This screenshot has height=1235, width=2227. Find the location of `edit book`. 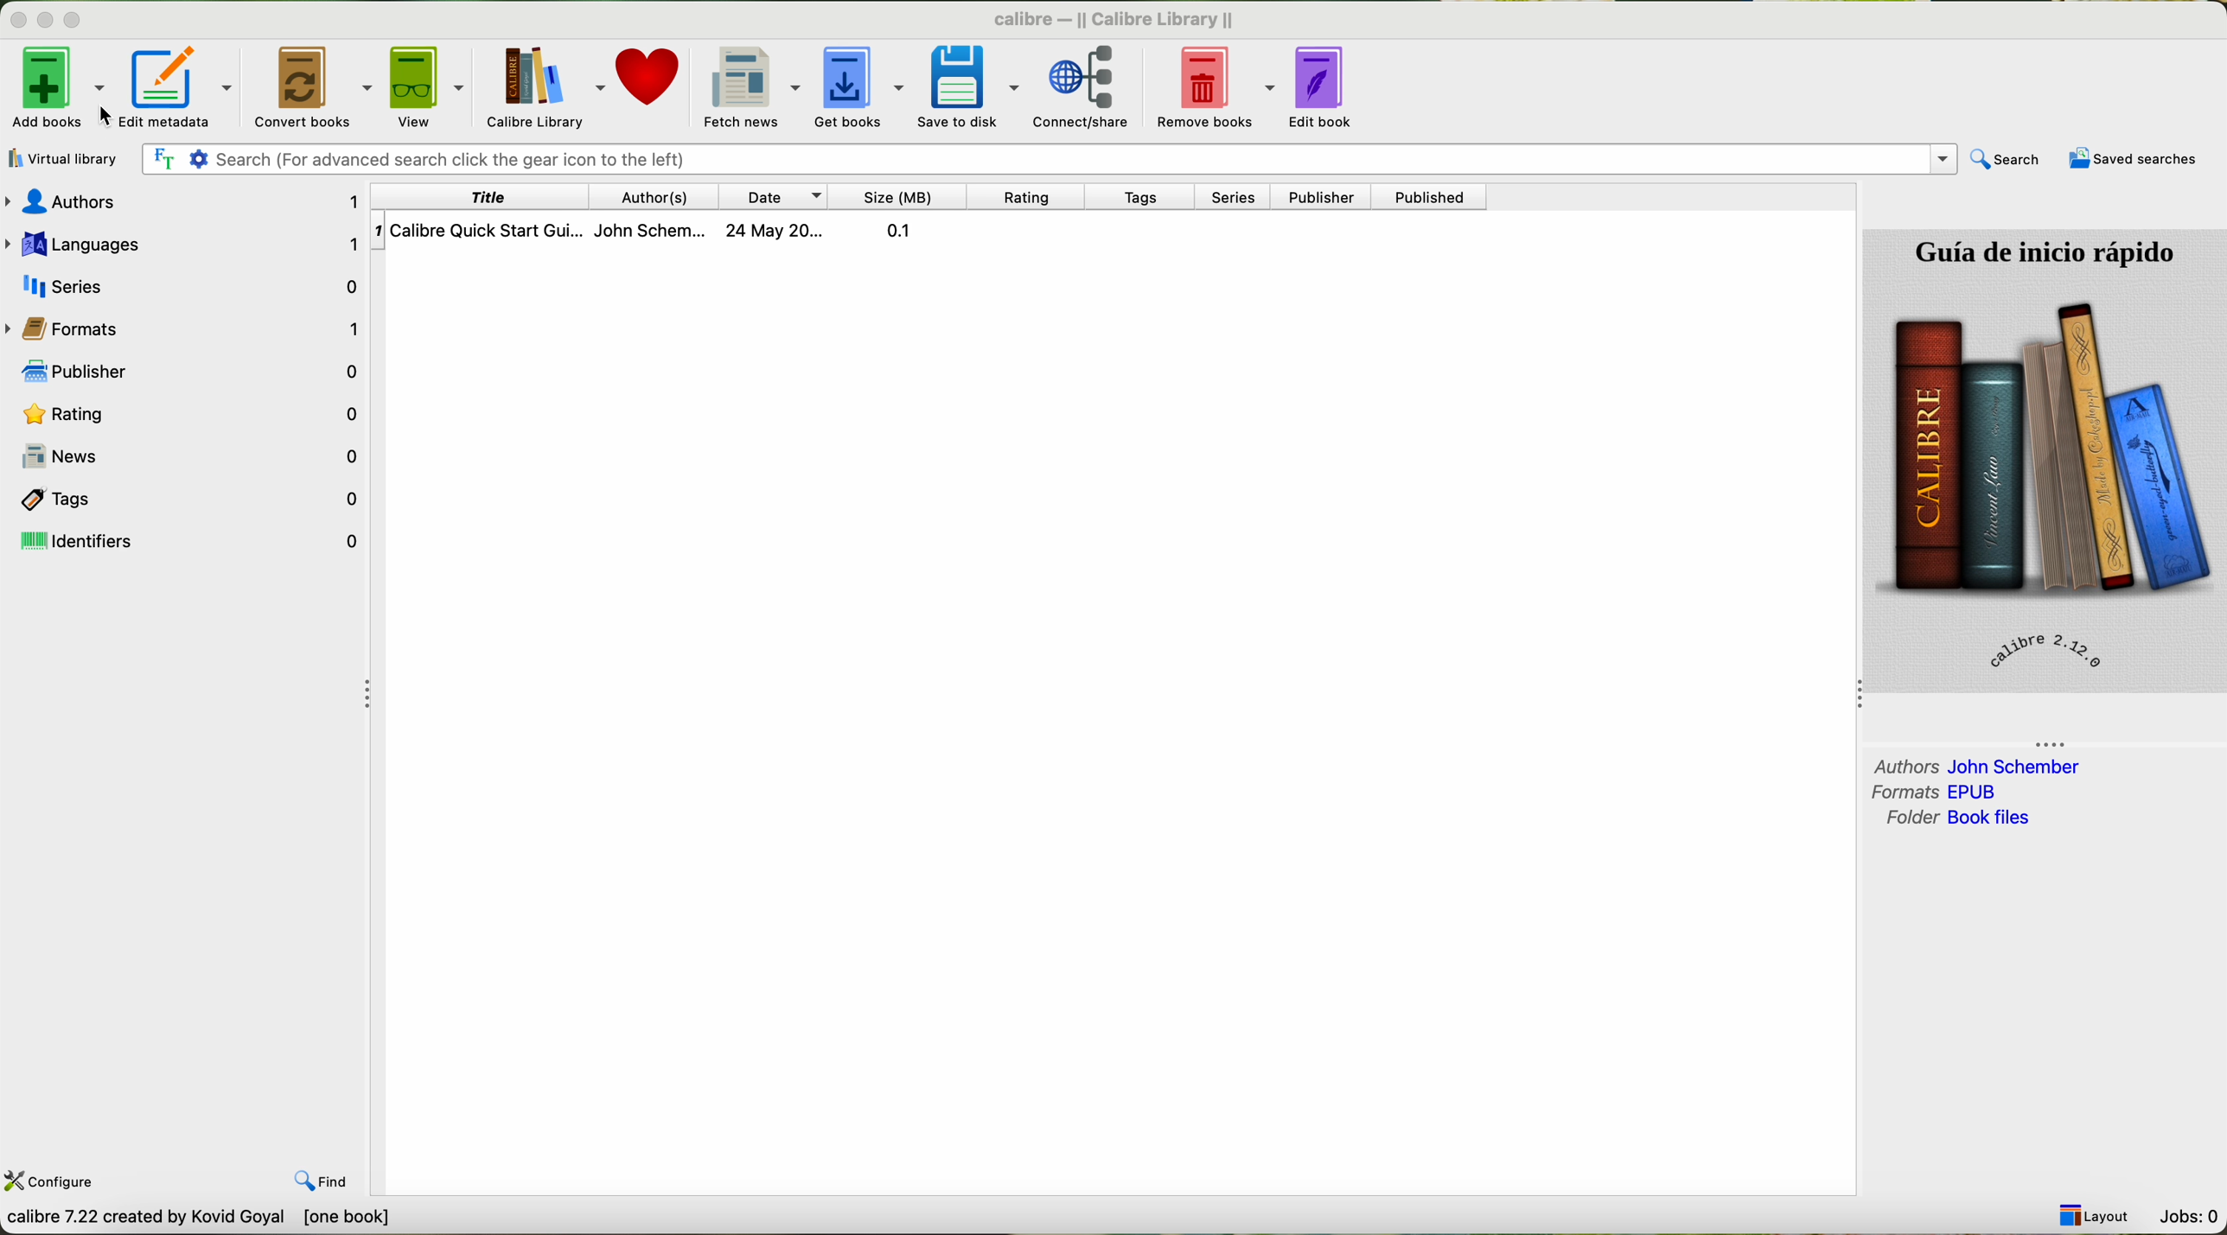

edit book is located at coordinates (1328, 86).